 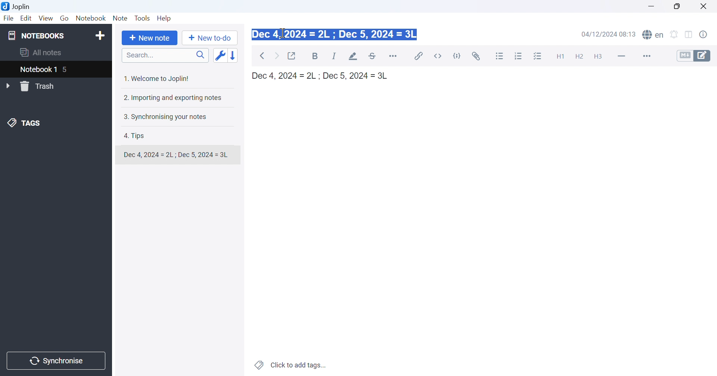 What do you see at coordinates (38, 86) in the screenshot?
I see `Trash` at bounding box center [38, 86].